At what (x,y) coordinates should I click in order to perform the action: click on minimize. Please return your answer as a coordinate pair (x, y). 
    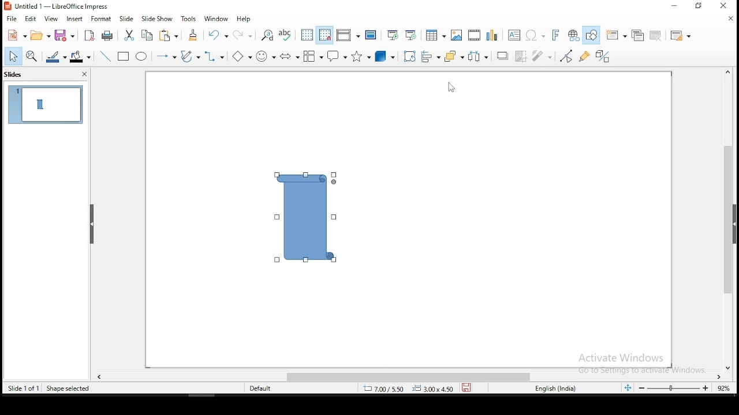
    Looking at the image, I should click on (672, 7).